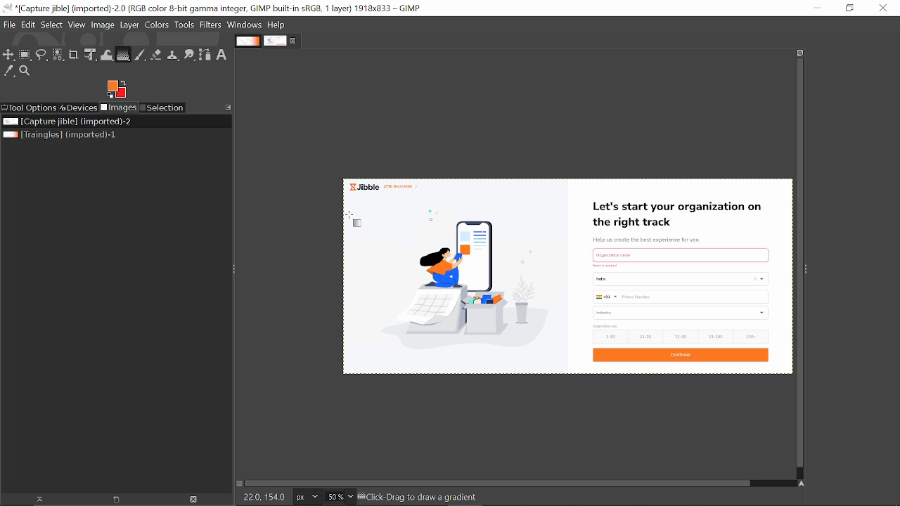 The image size is (900, 506). Describe the element at coordinates (10, 24) in the screenshot. I see `File` at that location.